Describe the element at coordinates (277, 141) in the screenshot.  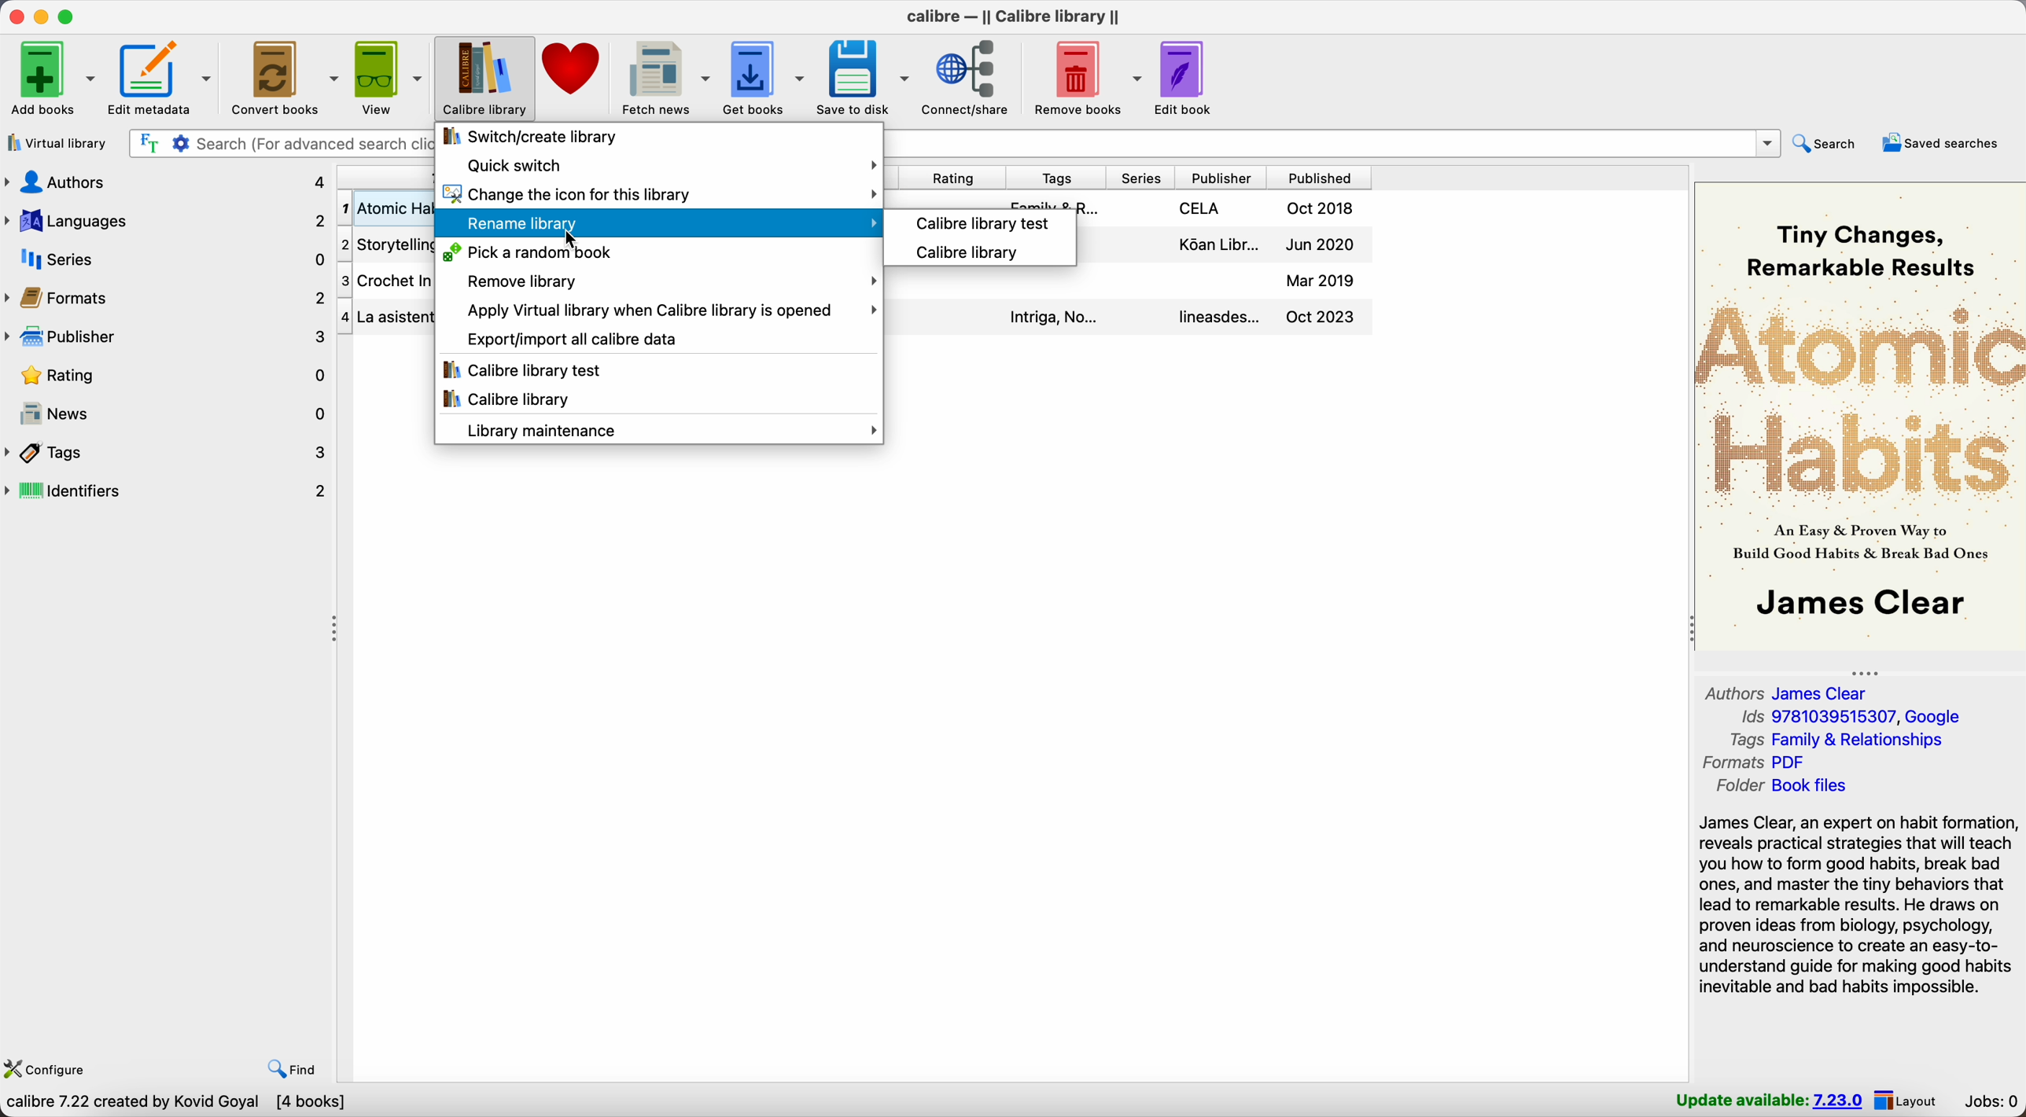
I see `search bar` at that location.